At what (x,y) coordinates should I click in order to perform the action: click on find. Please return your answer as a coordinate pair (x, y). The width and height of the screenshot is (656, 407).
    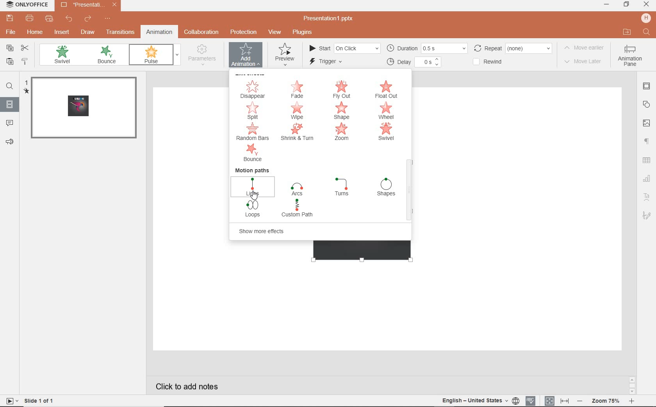
    Looking at the image, I should click on (10, 86).